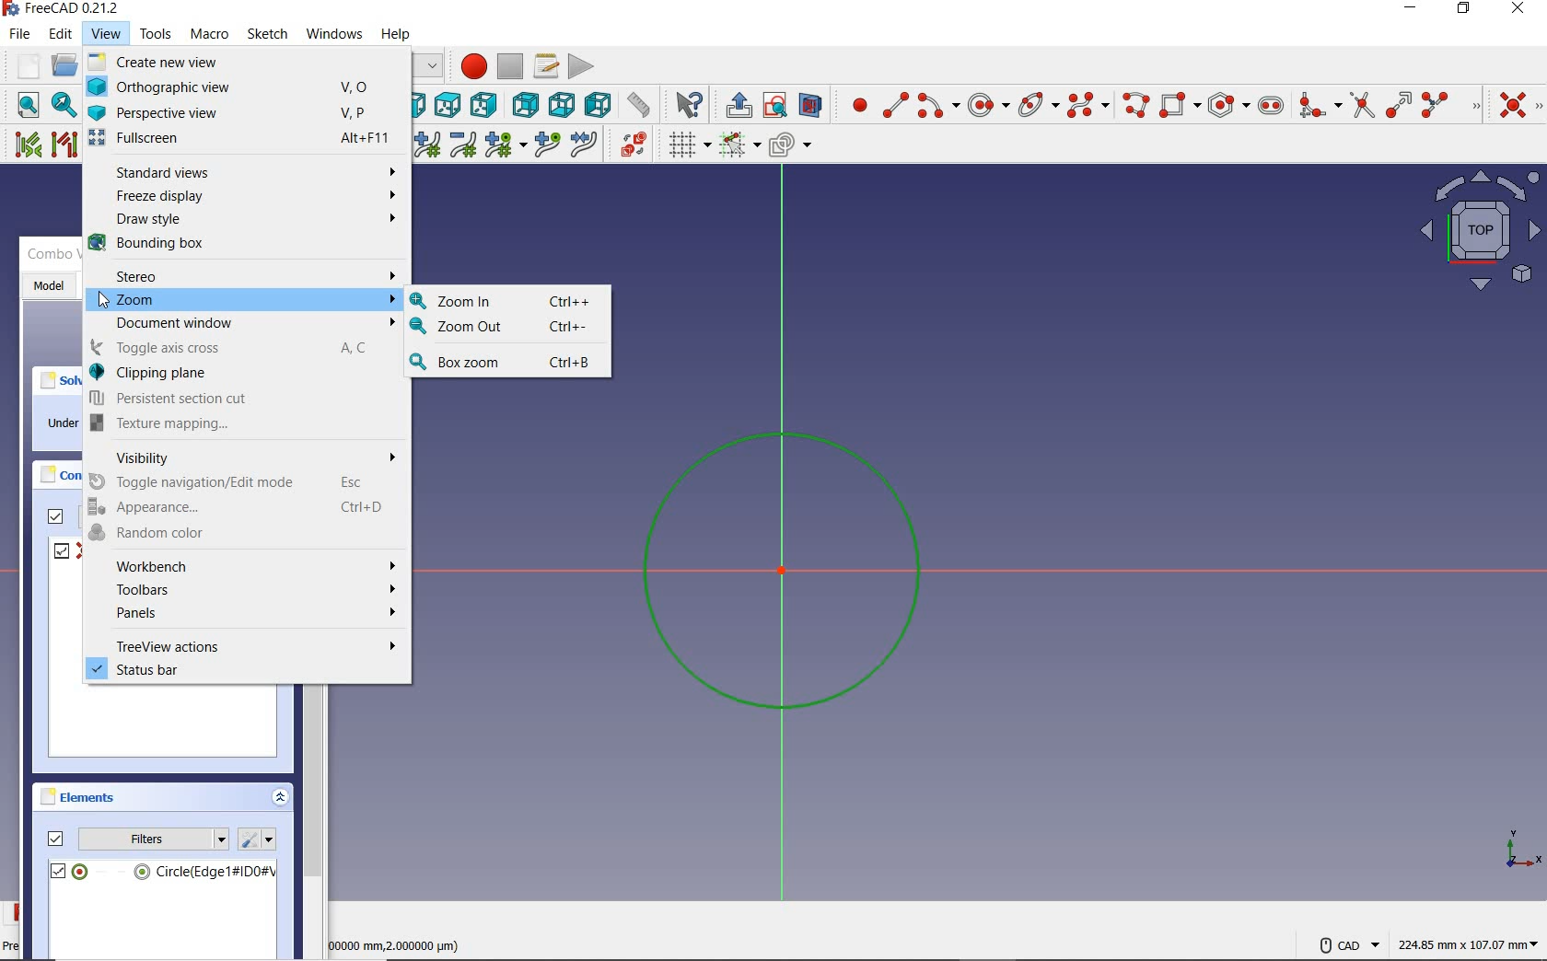 The image size is (1547, 961). Describe the element at coordinates (260, 174) in the screenshot. I see `Standard views` at that location.